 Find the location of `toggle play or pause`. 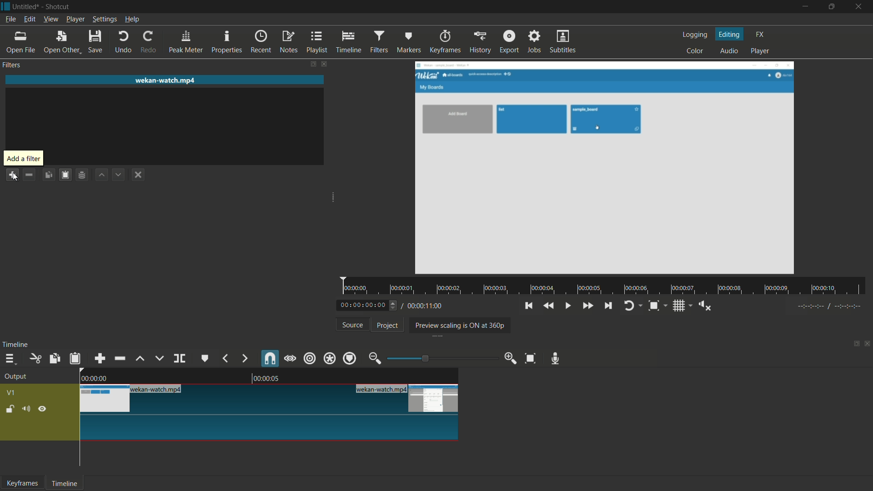

toggle play or pause is located at coordinates (568, 306).